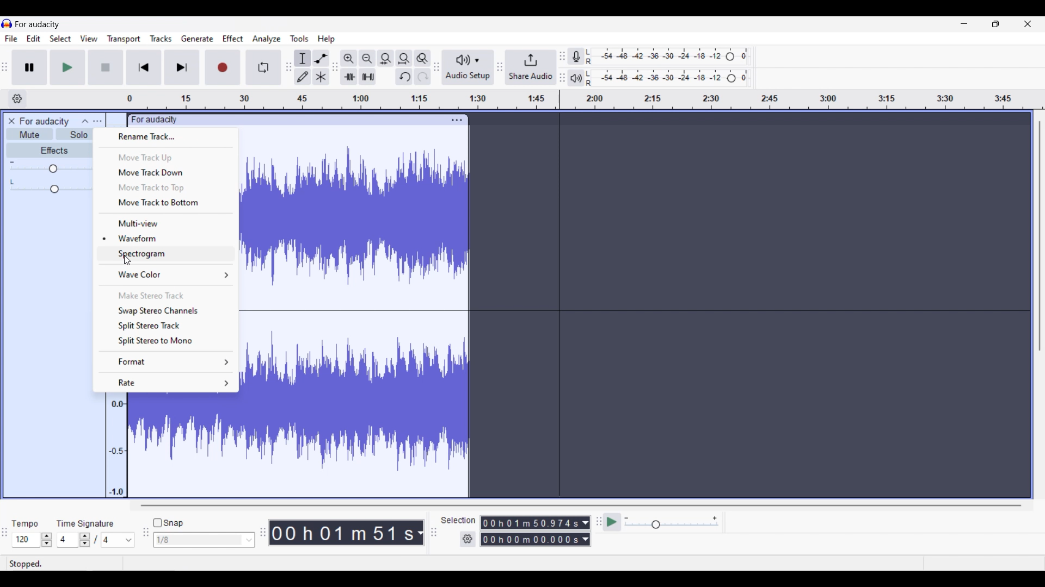 The height and width of the screenshot is (587, 1045). I want to click on Selection duration, so click(531, 530).